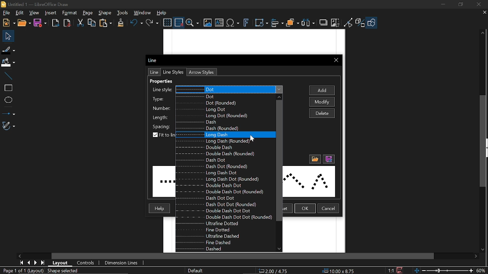 The width and height of the screenshot is (488, 274). I want to click on dotted lines, so click(308, 182).